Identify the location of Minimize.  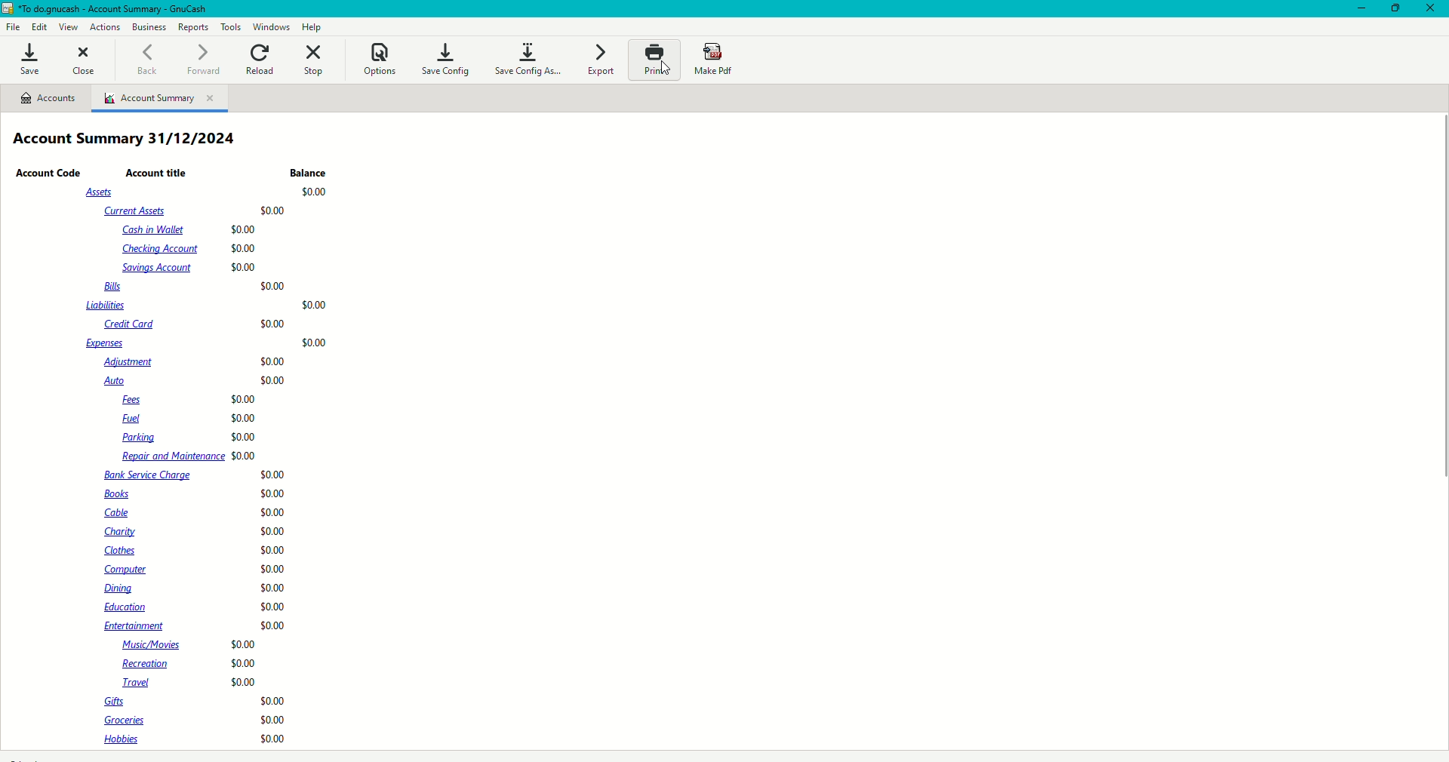
(1358, 10).